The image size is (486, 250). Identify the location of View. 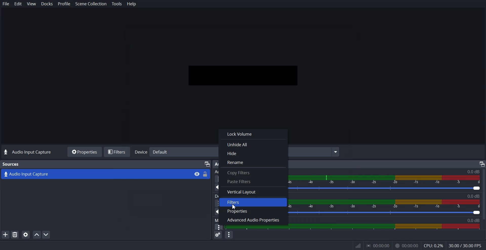
(31, 4).